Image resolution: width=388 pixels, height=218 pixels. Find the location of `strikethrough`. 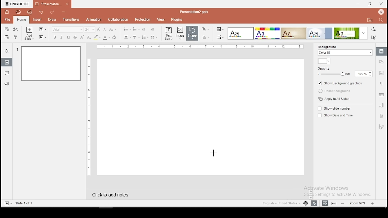

strikethrough is located at coordinates (75, 37).